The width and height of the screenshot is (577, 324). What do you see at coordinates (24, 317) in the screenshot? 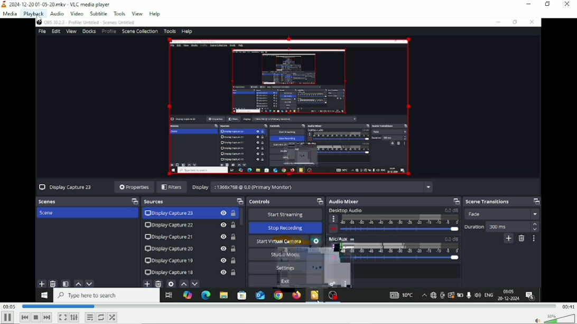
I see `Previous` at bounding box center [24, 317].